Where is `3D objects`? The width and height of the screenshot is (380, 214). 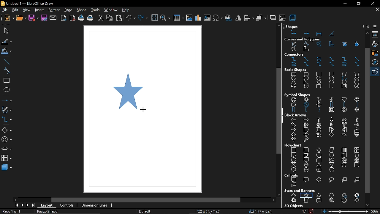 3D objects is located at coordinates (294, 205).